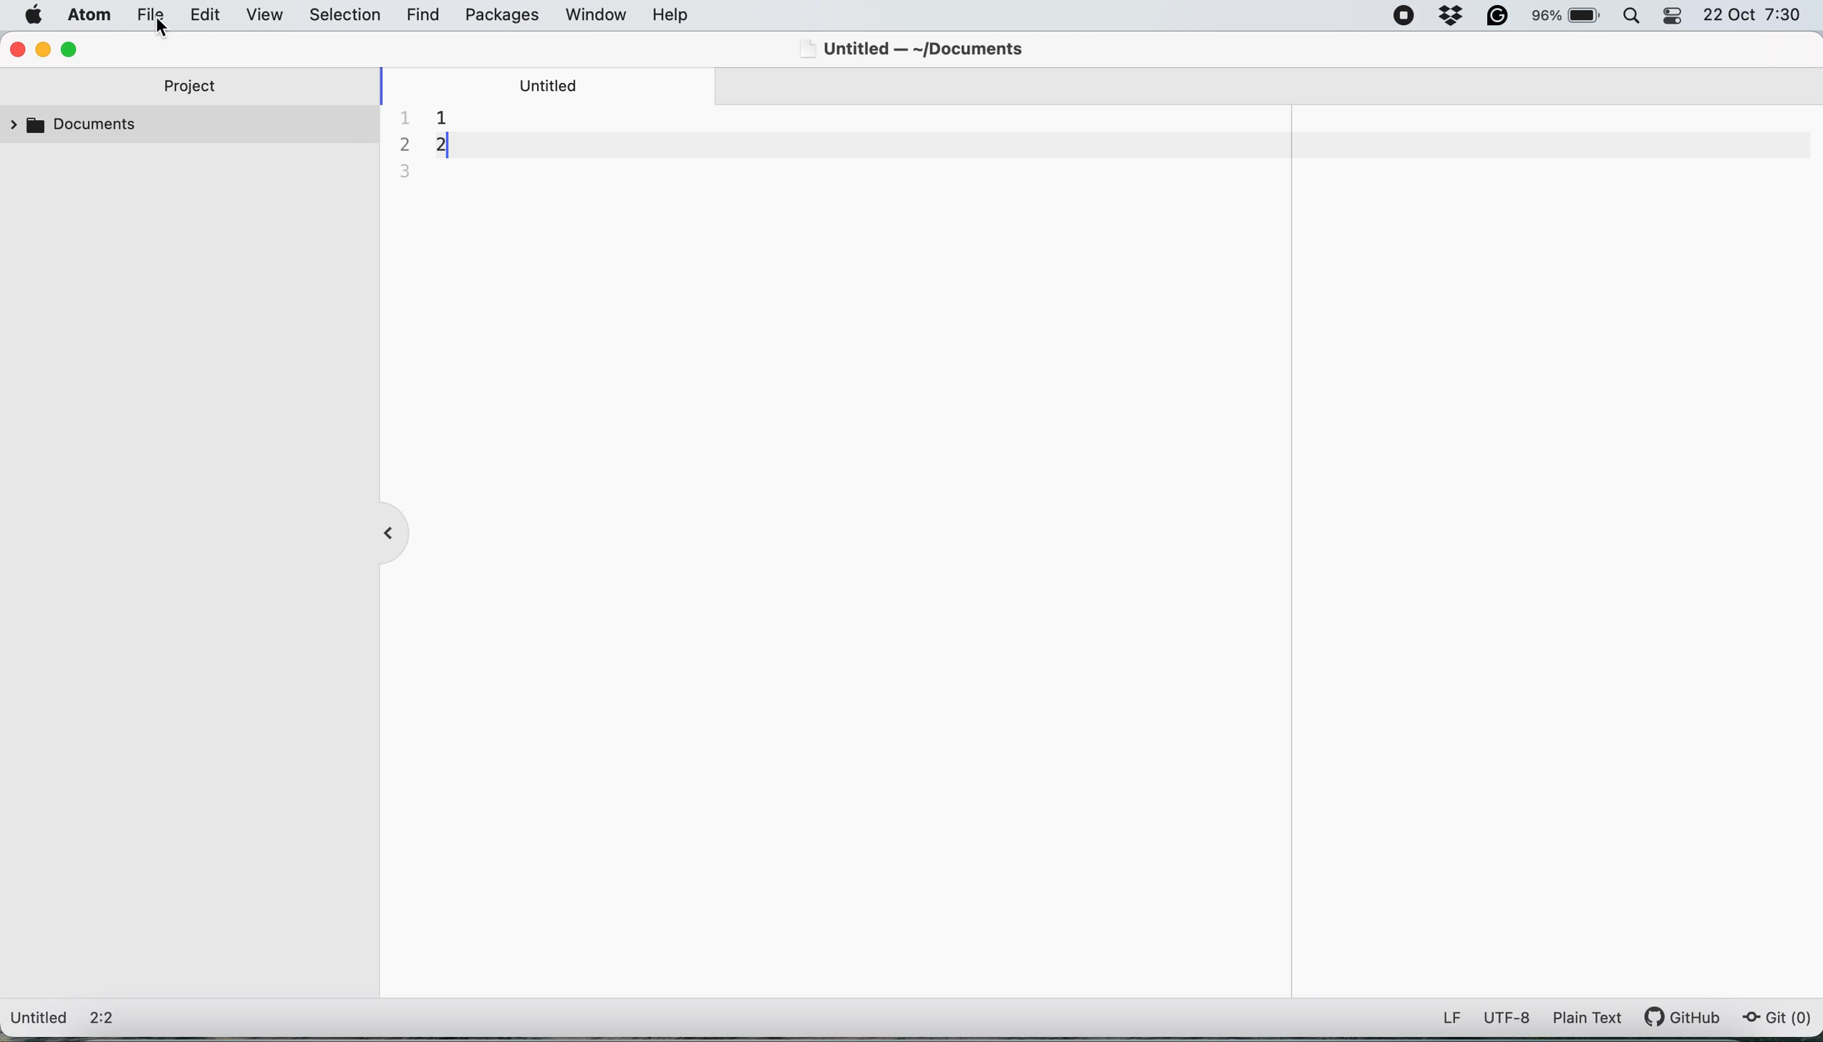 This screenshot has width=1823, height=1042. What do you see at coordinates (192, 88) in the screenshot?
I see `project` at bounding box center [192, 88].